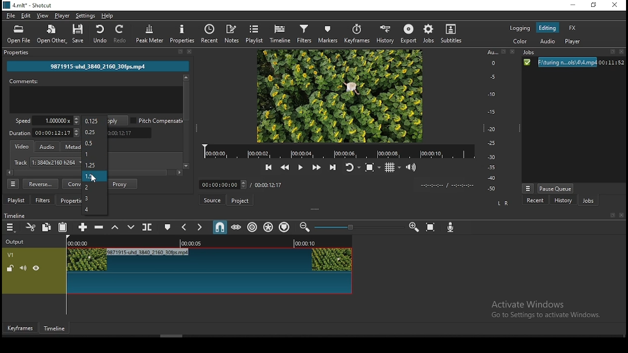 This screenshot has width=628, height=353. Describe the element at coordinates (96, 178) in the screenshot. I see `cursor` at that location.